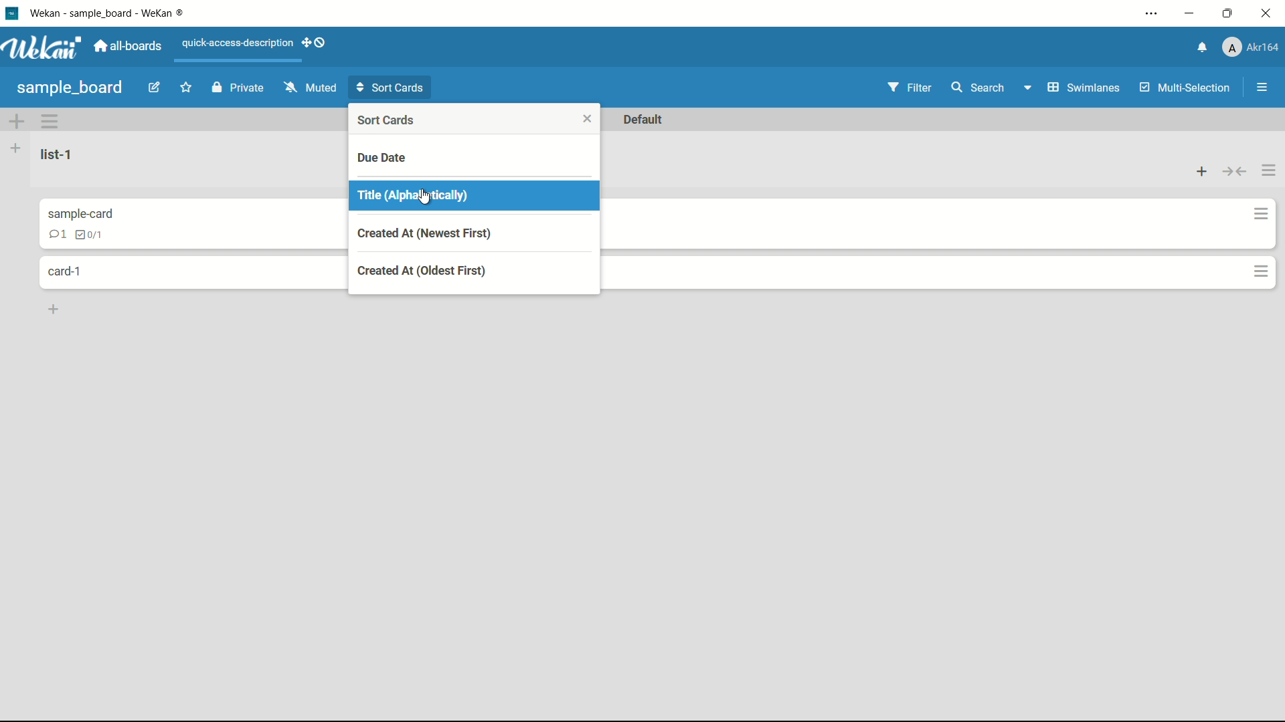  Describe the element at coordinates (1268, 169) in the screenshot. I see `list actions` at that location.